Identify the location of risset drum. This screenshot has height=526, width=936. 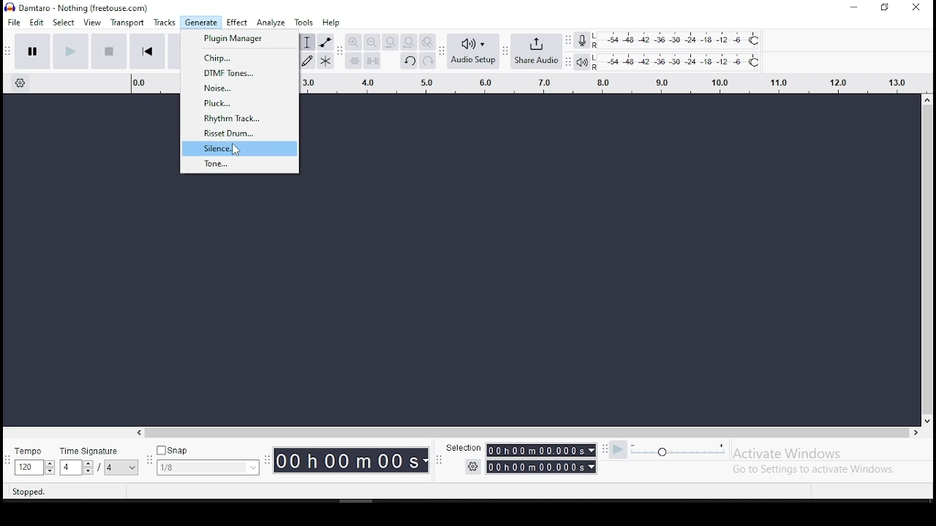
(240, 132).